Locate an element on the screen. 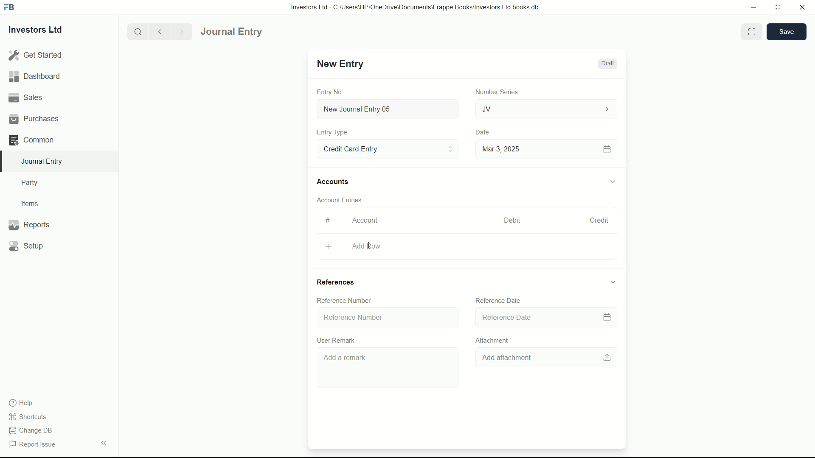  Reference Number is located at coordinates (345, 300).